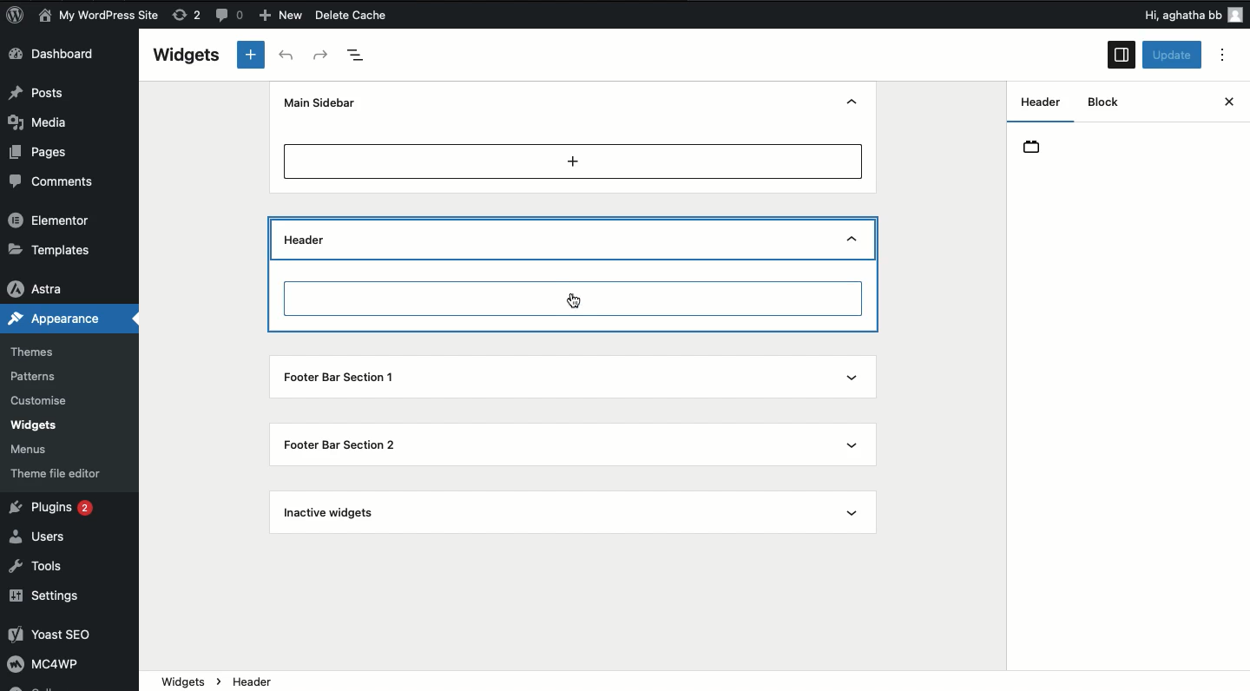  What do you see at coordinates (1116, 178) in the screenshot?
I see `(9 Widget Areas are global parts in
your site's layout that can accept
blocks. These vary by theme, but
are typically parts like your
Sidebar or Footer.` at bounding box center [1116, 178].